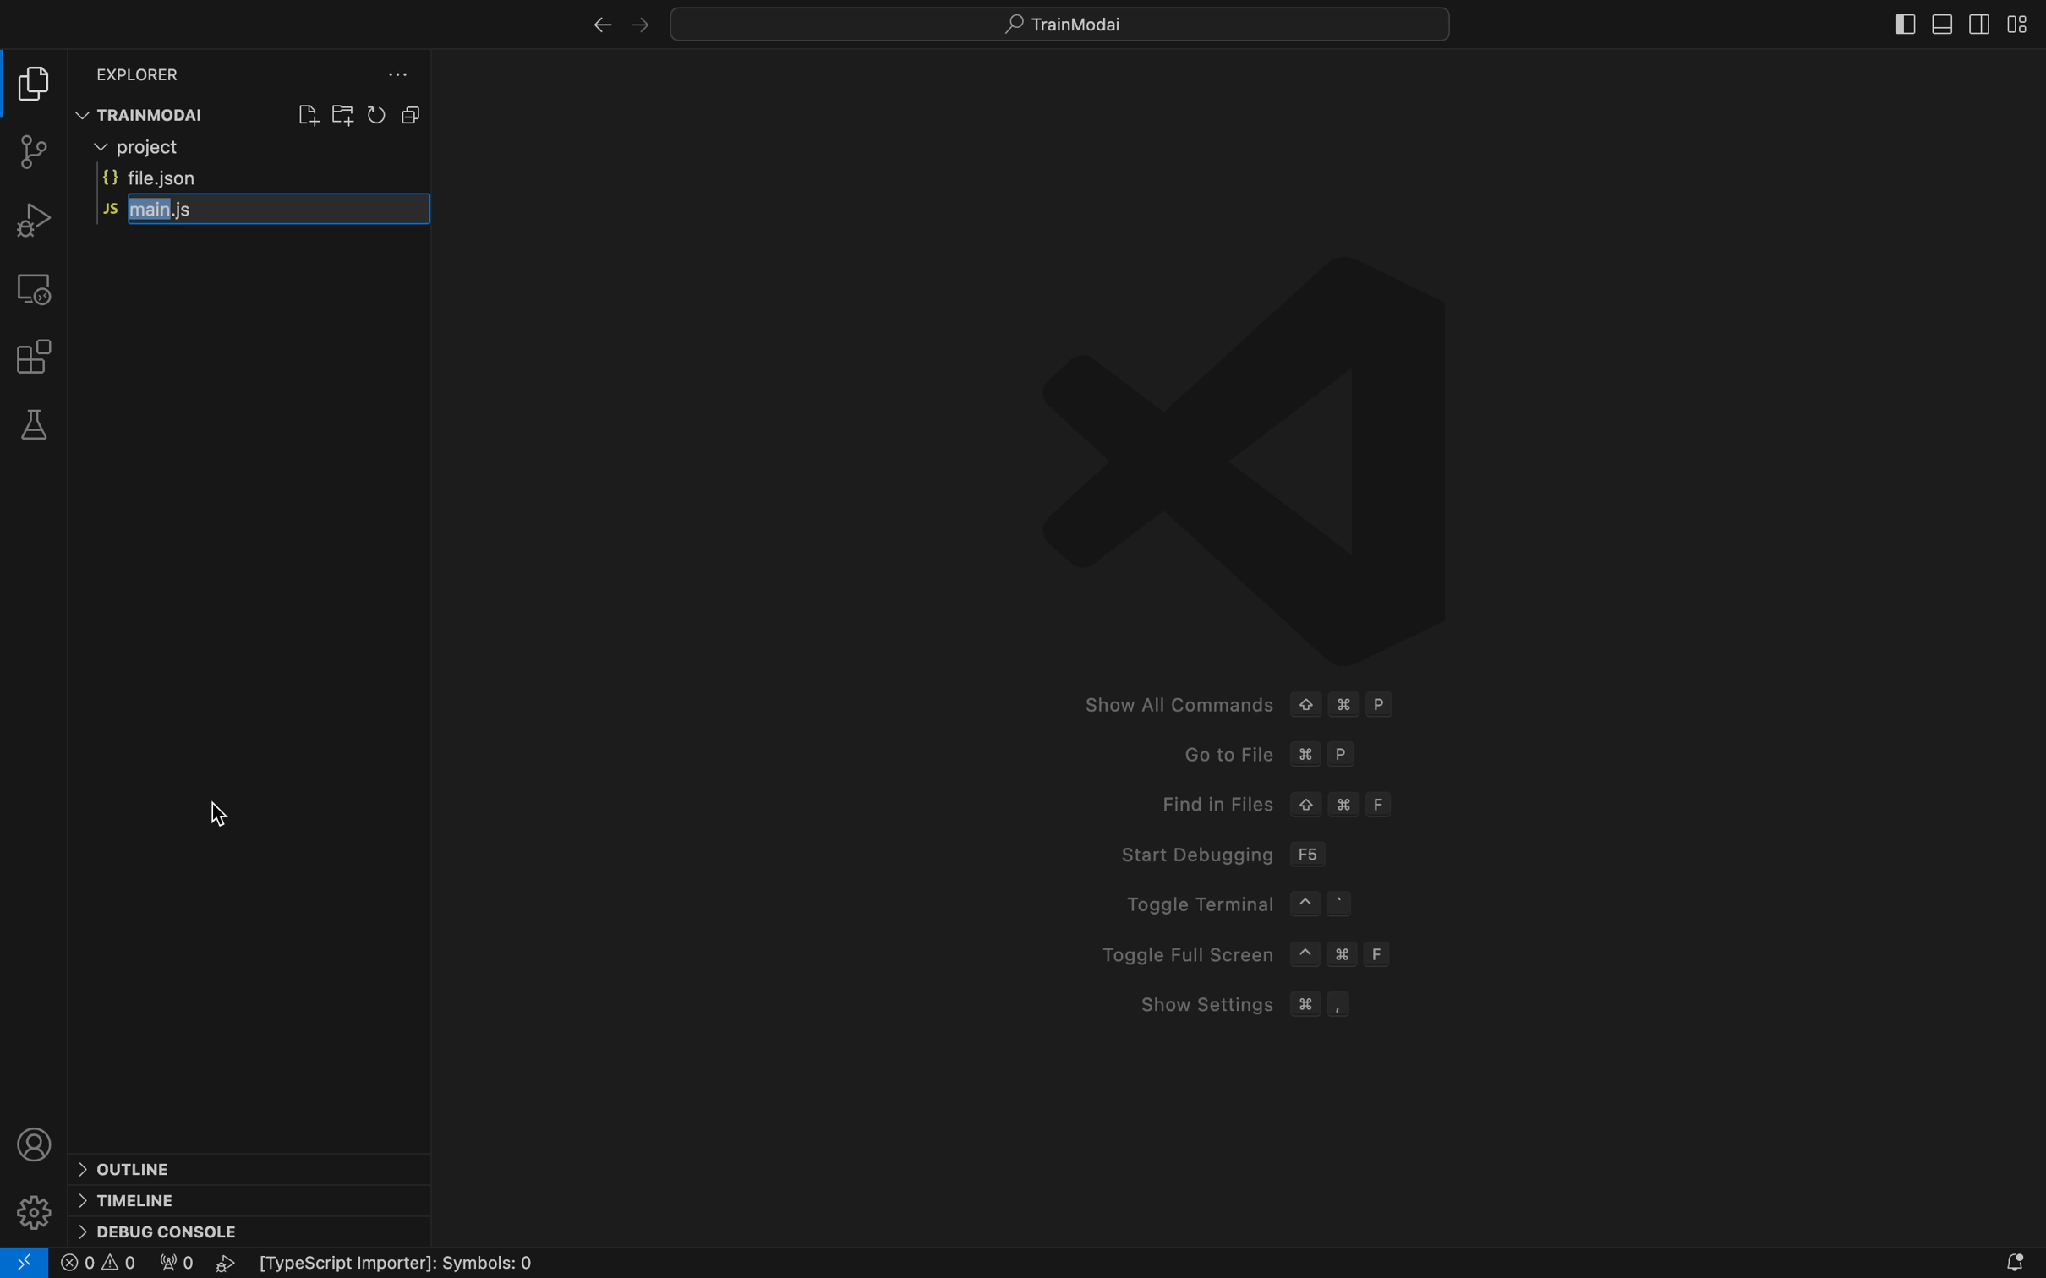 This screenshot has height=1278, width=2046. What do you see at coordinates (1902, 24) in the screenshot?
I see `sidebat left` at bounding box center [1902, 24].